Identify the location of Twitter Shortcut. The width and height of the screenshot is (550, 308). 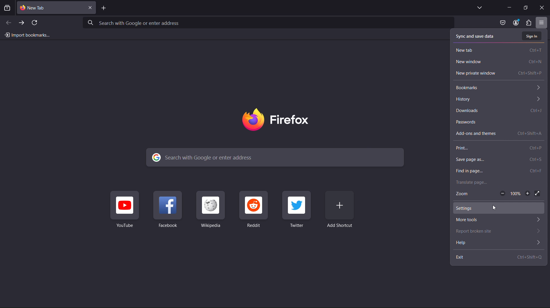
(298, 209).